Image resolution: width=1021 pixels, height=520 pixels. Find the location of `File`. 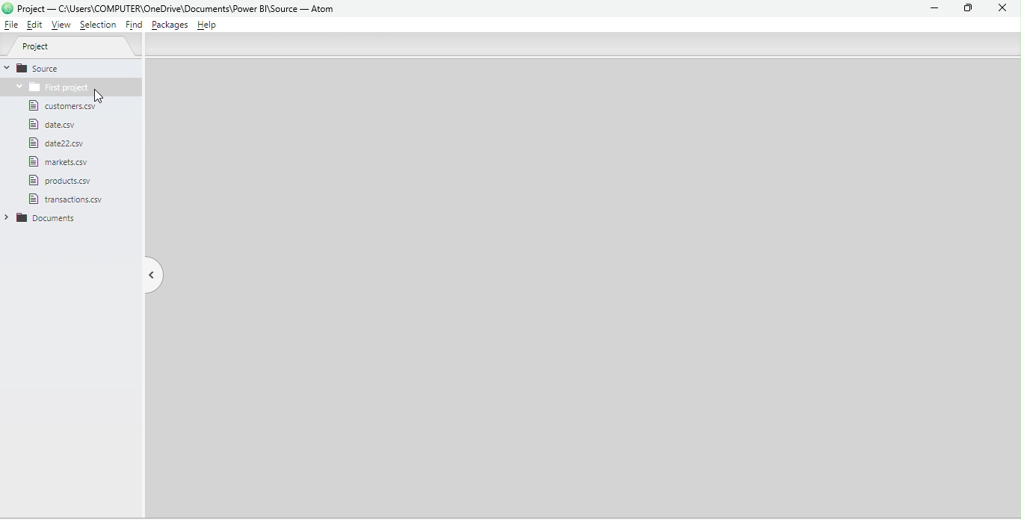

File is located at coordinates (60, 143).